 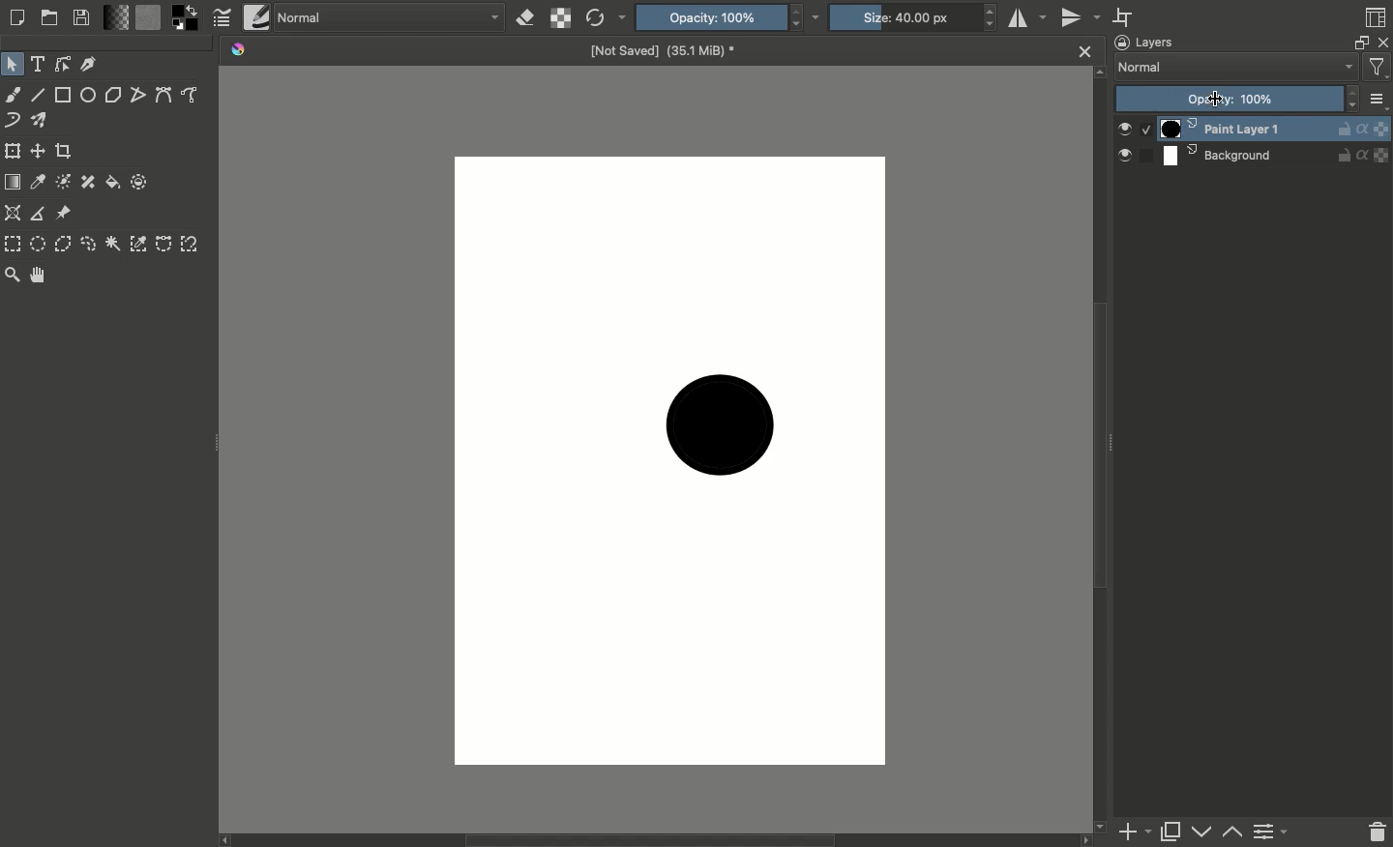 I want to click on Preserve alpha, so click(x=562, y=17).